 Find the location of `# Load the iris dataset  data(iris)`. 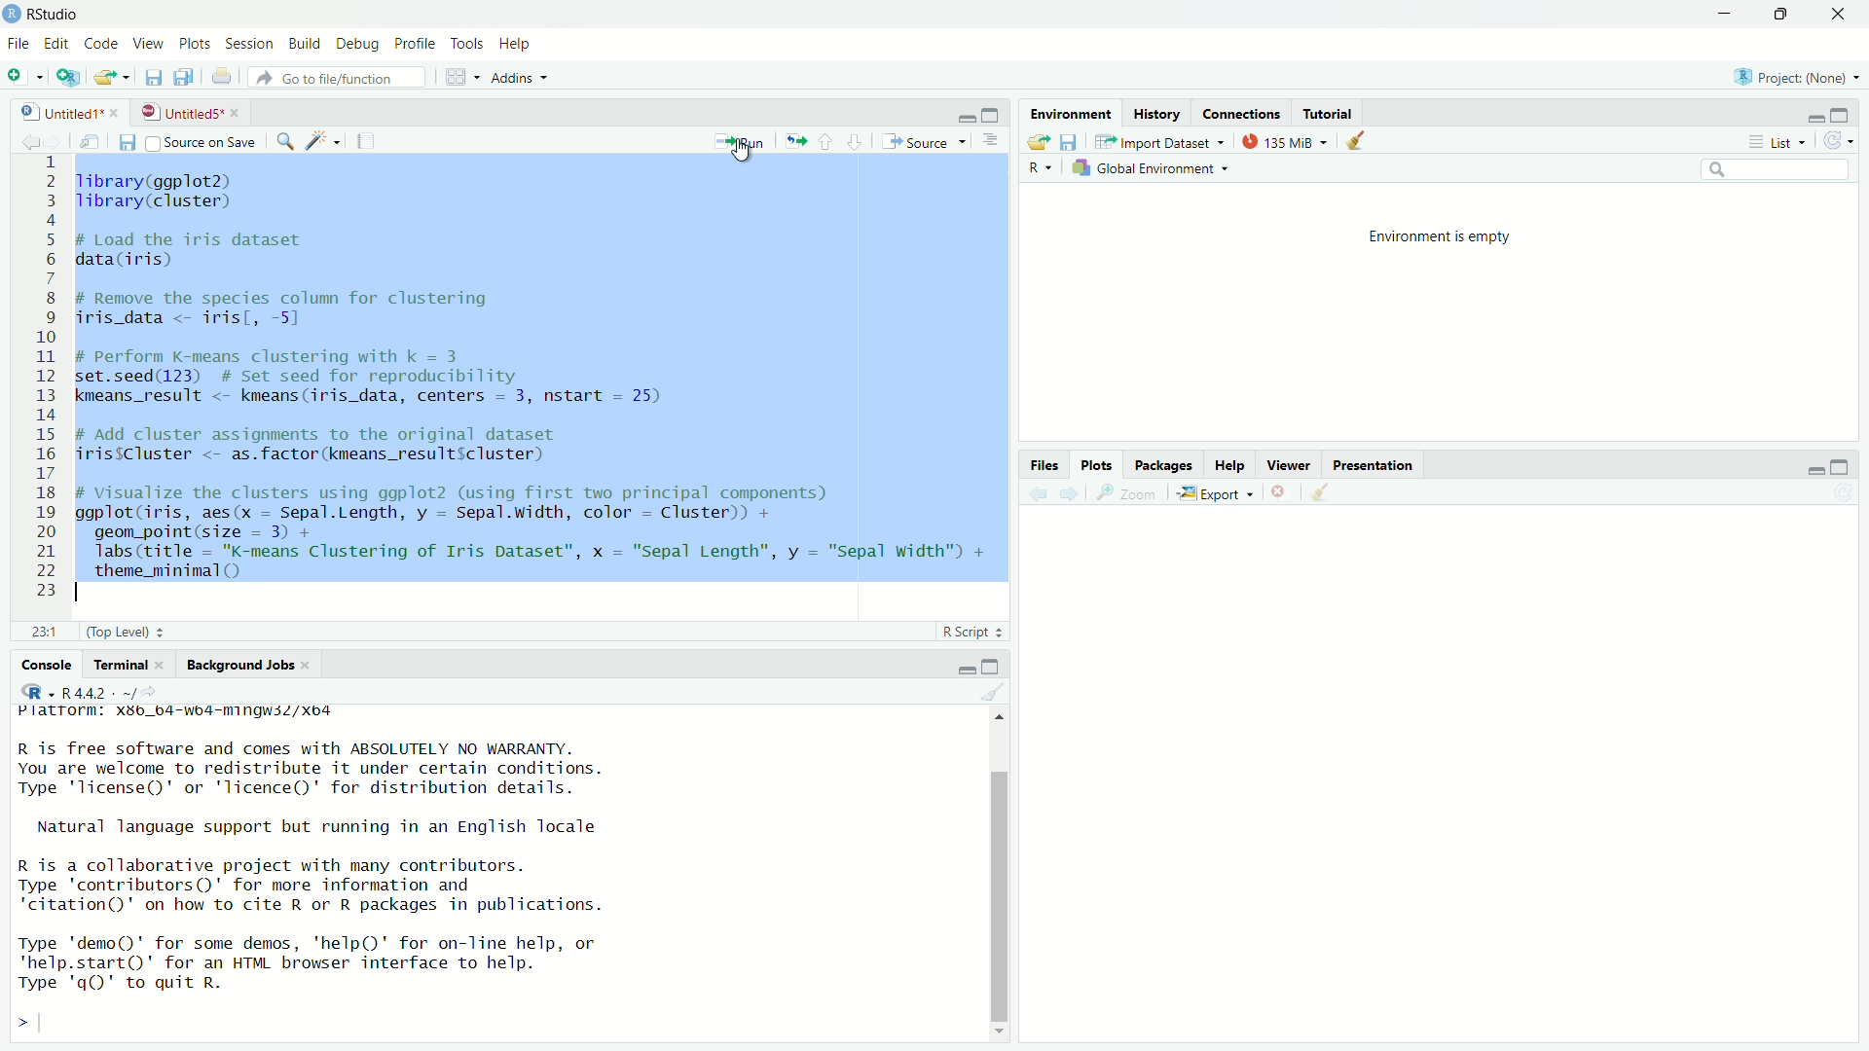

# Load the iris dataset  data(iris) is located at coordinates (212, 251).